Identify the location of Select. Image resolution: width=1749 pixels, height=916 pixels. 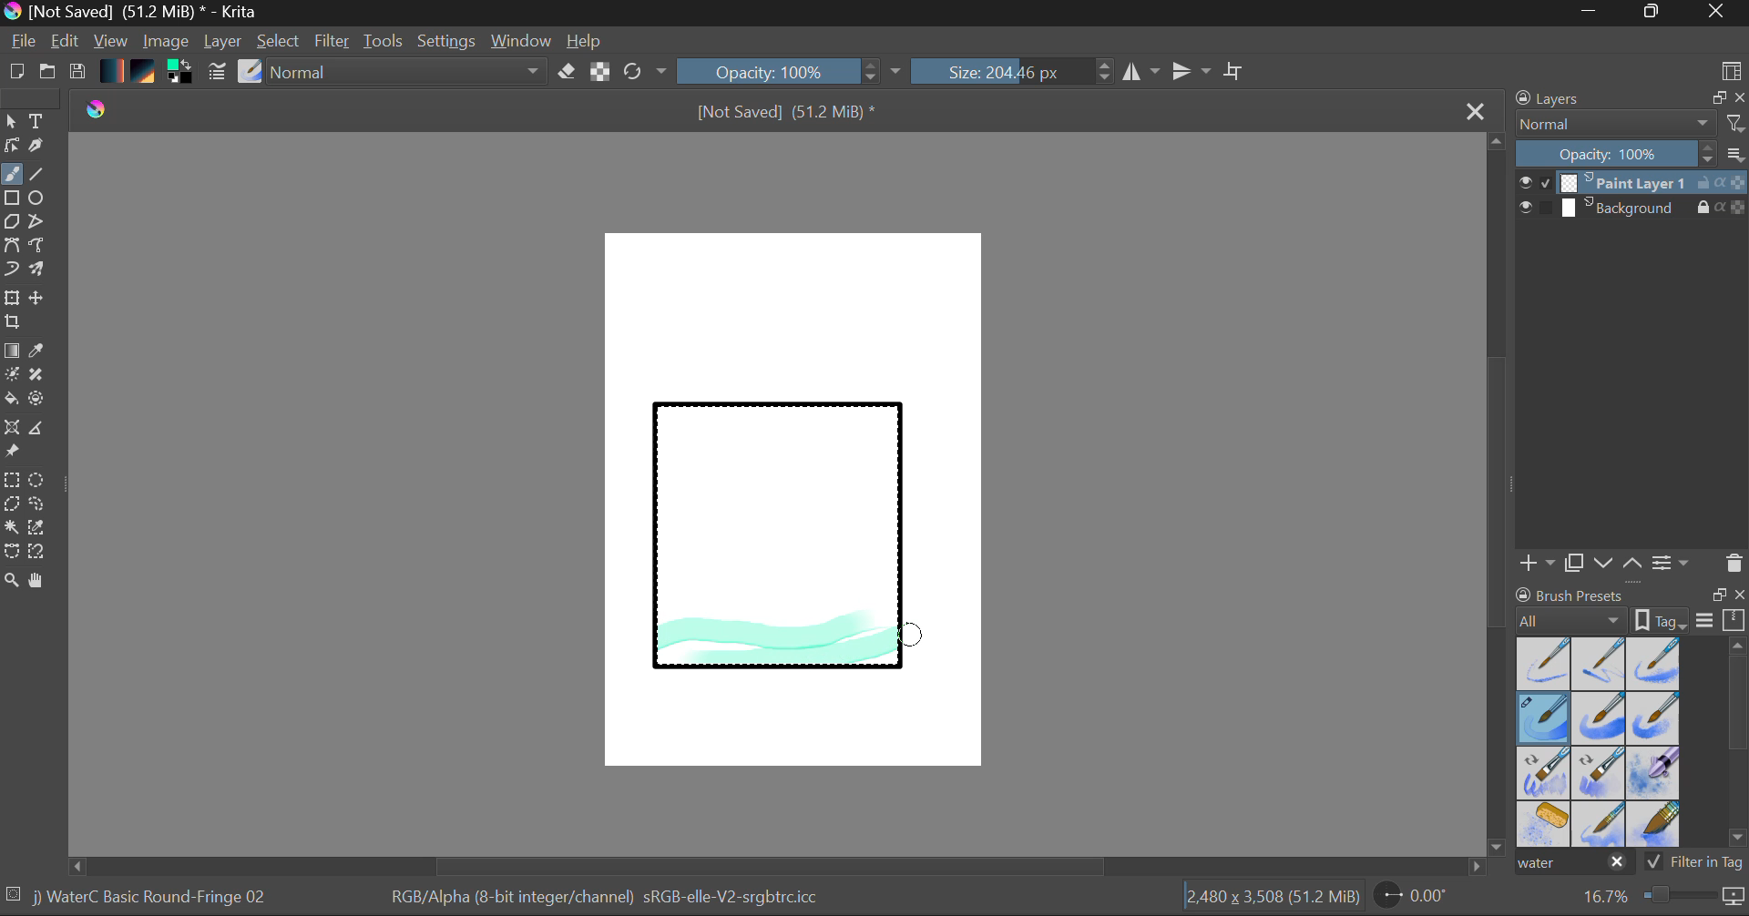
(280, 42).